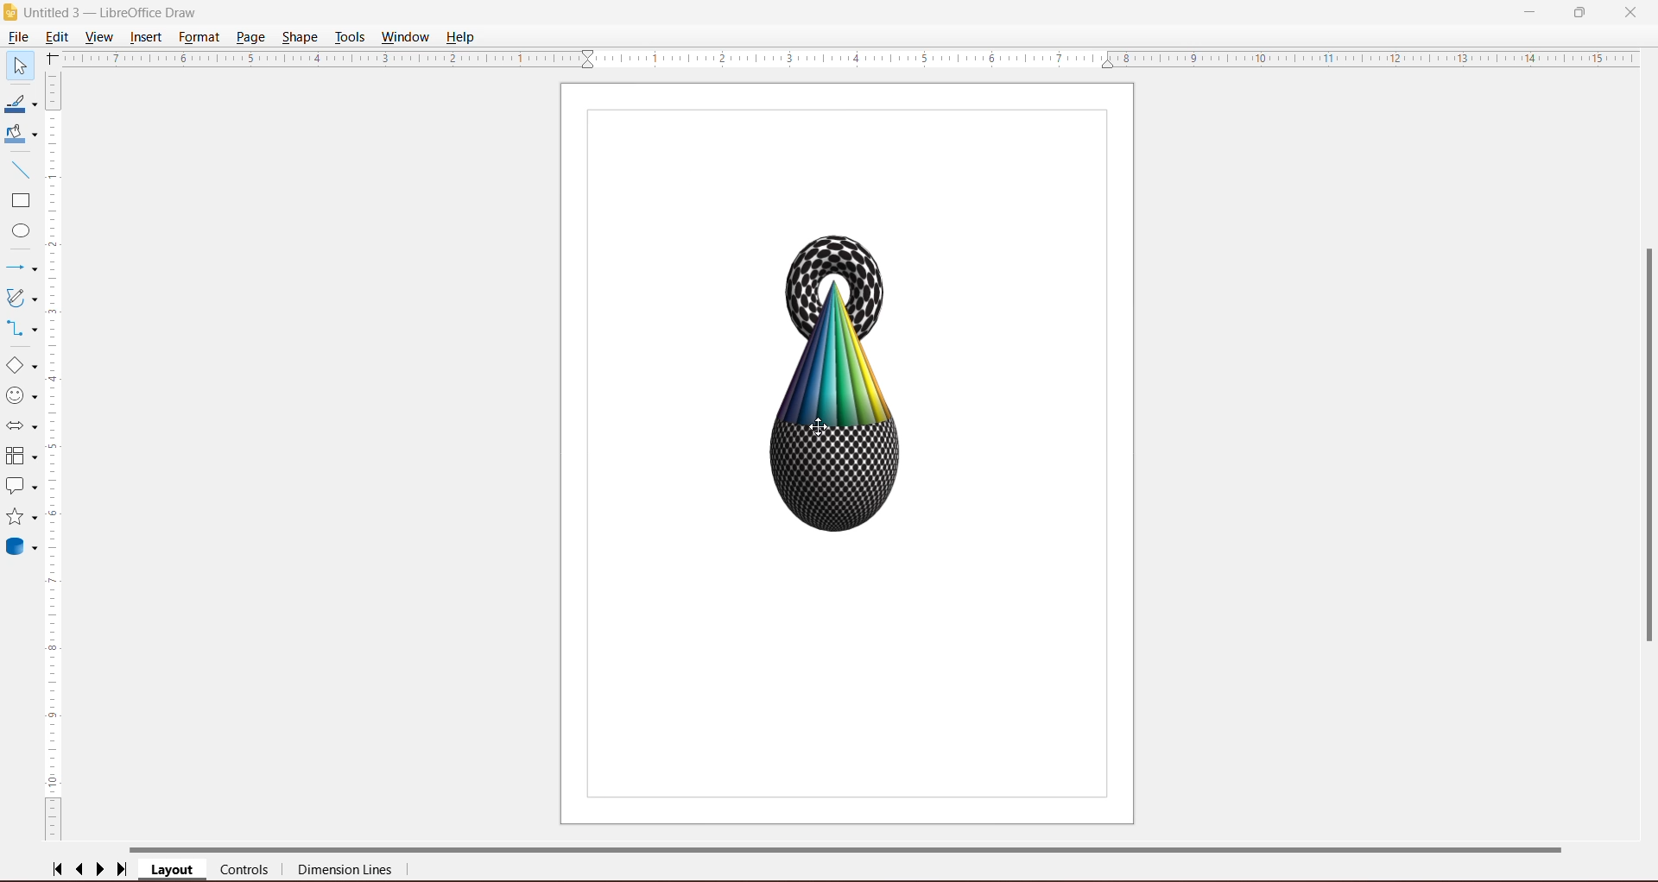 The height and width of the screenshot is (882, 1658). I want to click on Scroll to next page, so click(100, 870).